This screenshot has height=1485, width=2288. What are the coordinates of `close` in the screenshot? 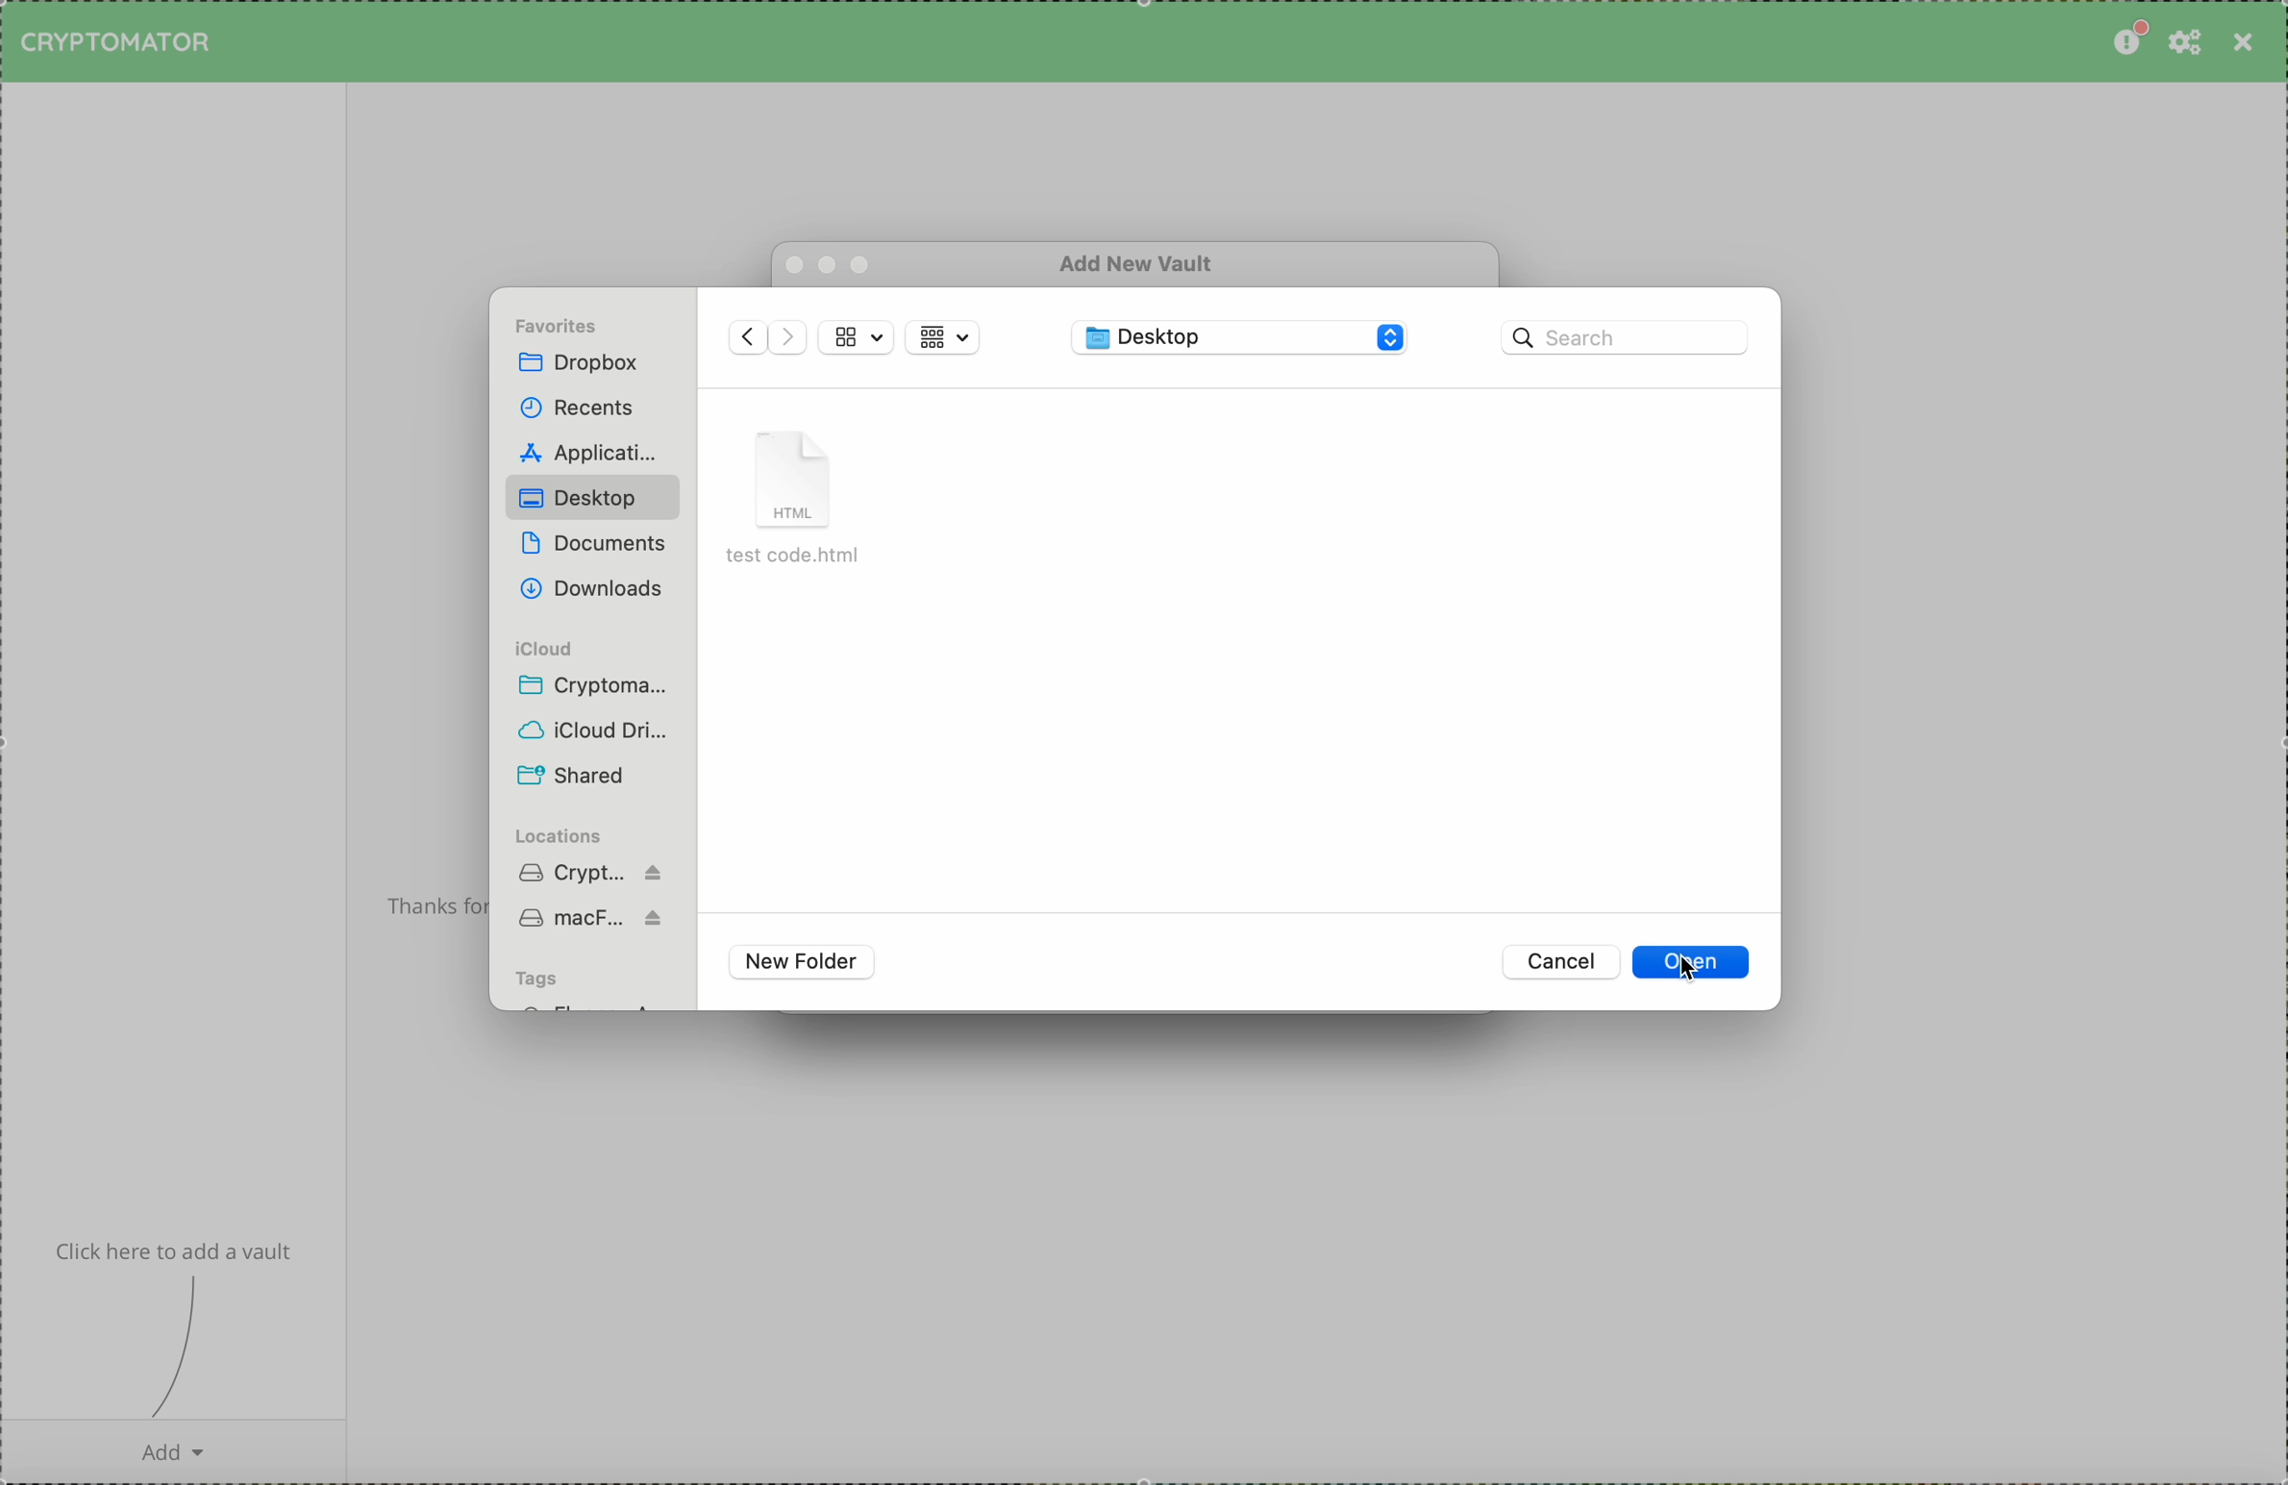 It's located at (2244, 43).